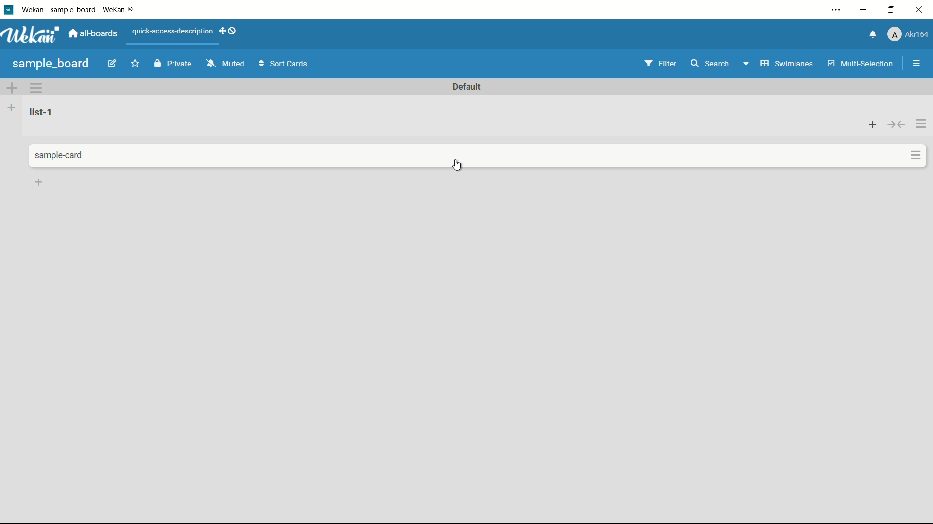  Describe the element at coordinates (112, 65) in the screenshot. I see `edit` at that location.